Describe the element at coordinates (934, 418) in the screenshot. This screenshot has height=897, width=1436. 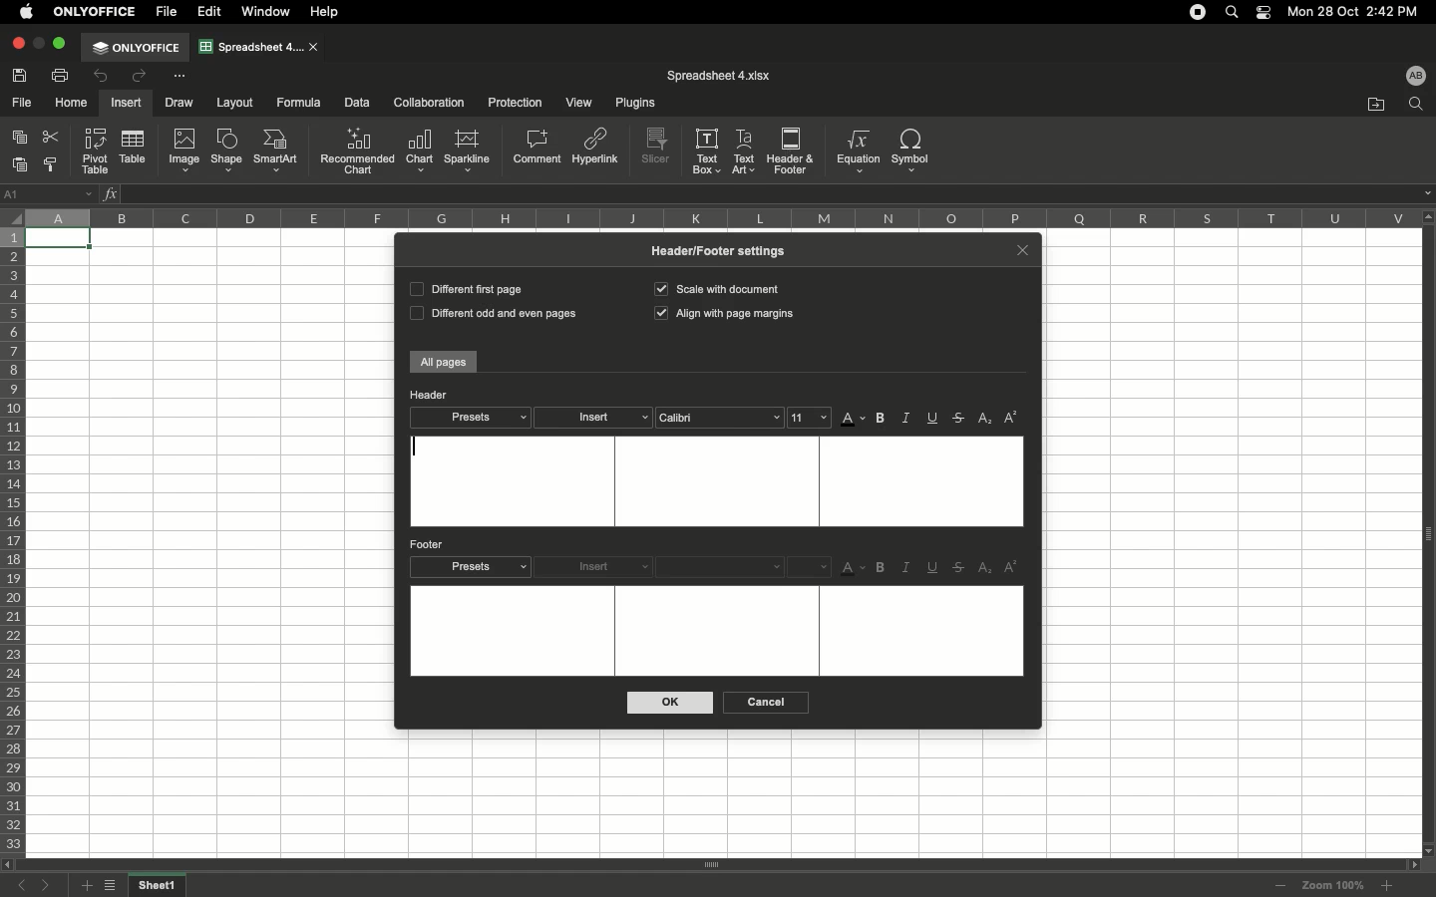
I see `Underline` at that location.